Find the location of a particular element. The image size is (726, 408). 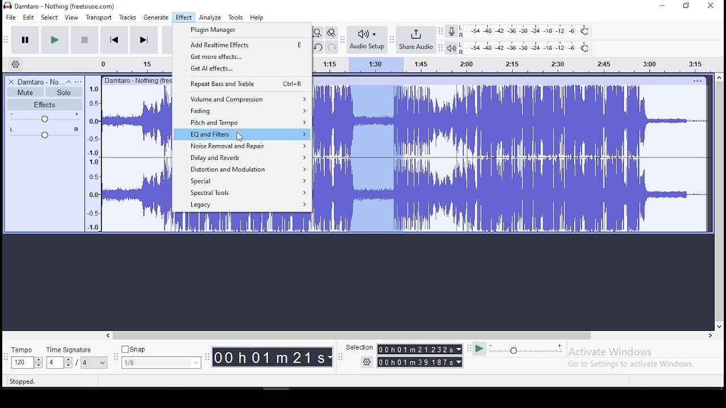

view is located at coordinates (71, 18).